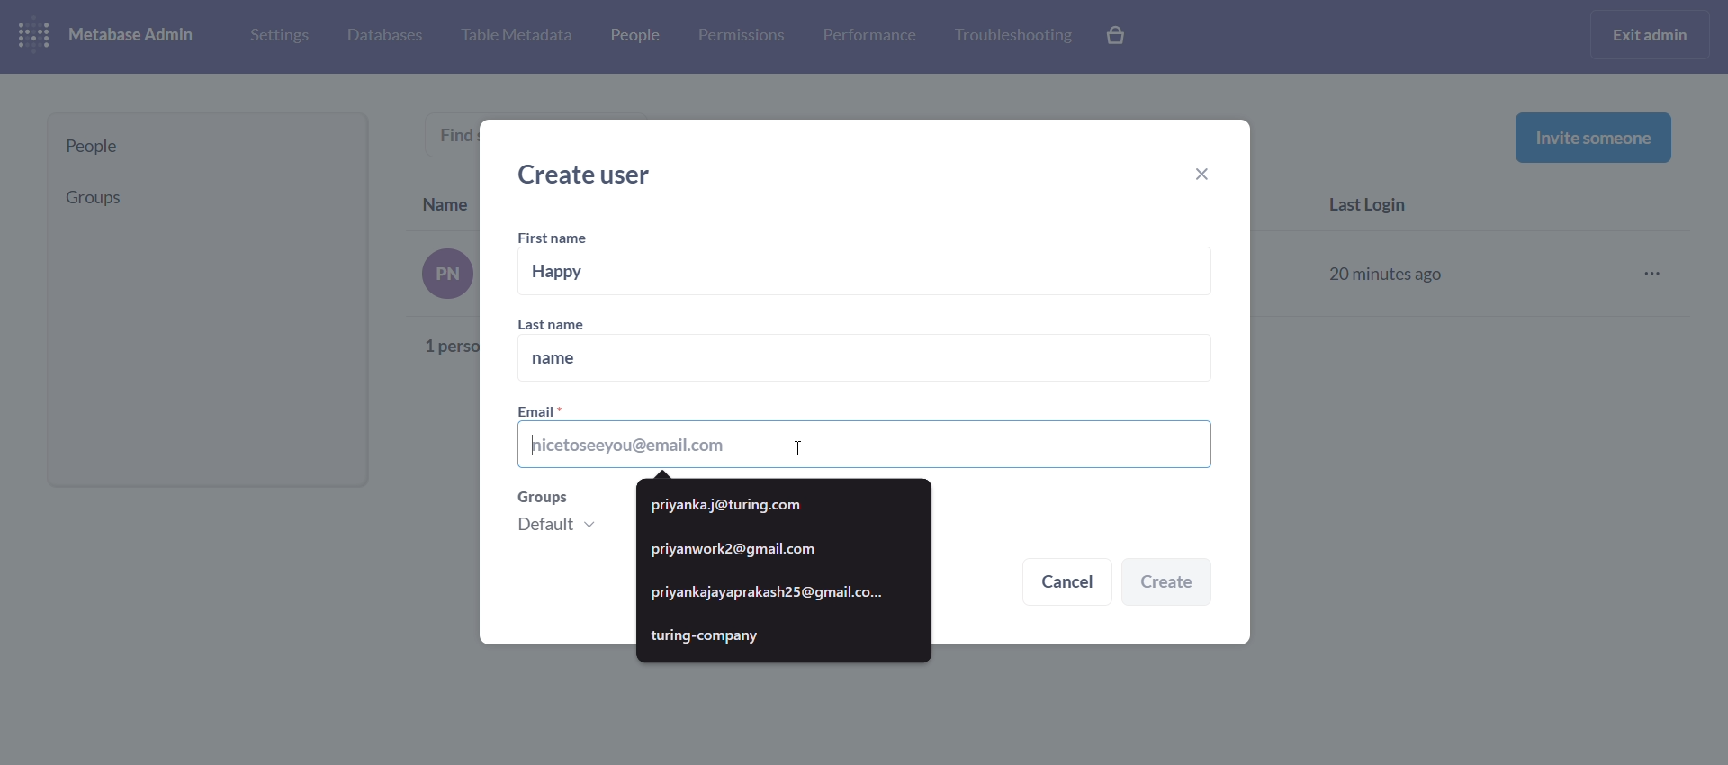 Image resolution: width=1728 pixels, height=765 pixels. Describe the element at coordinates (1658, 274) in the screenshot. I see `more` at that location.